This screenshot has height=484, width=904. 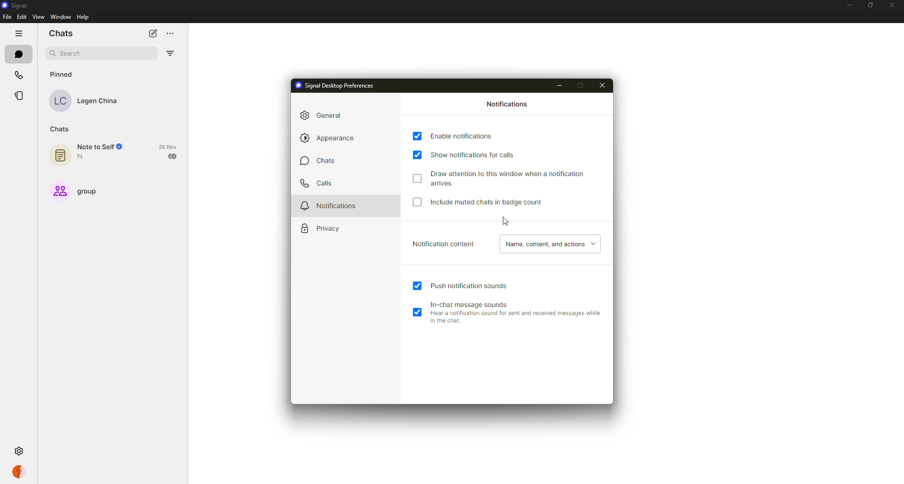 What do you see at coordinates (18, 33) in the screenshot?
I see `hide tabs` at bounding box center [18, 33].